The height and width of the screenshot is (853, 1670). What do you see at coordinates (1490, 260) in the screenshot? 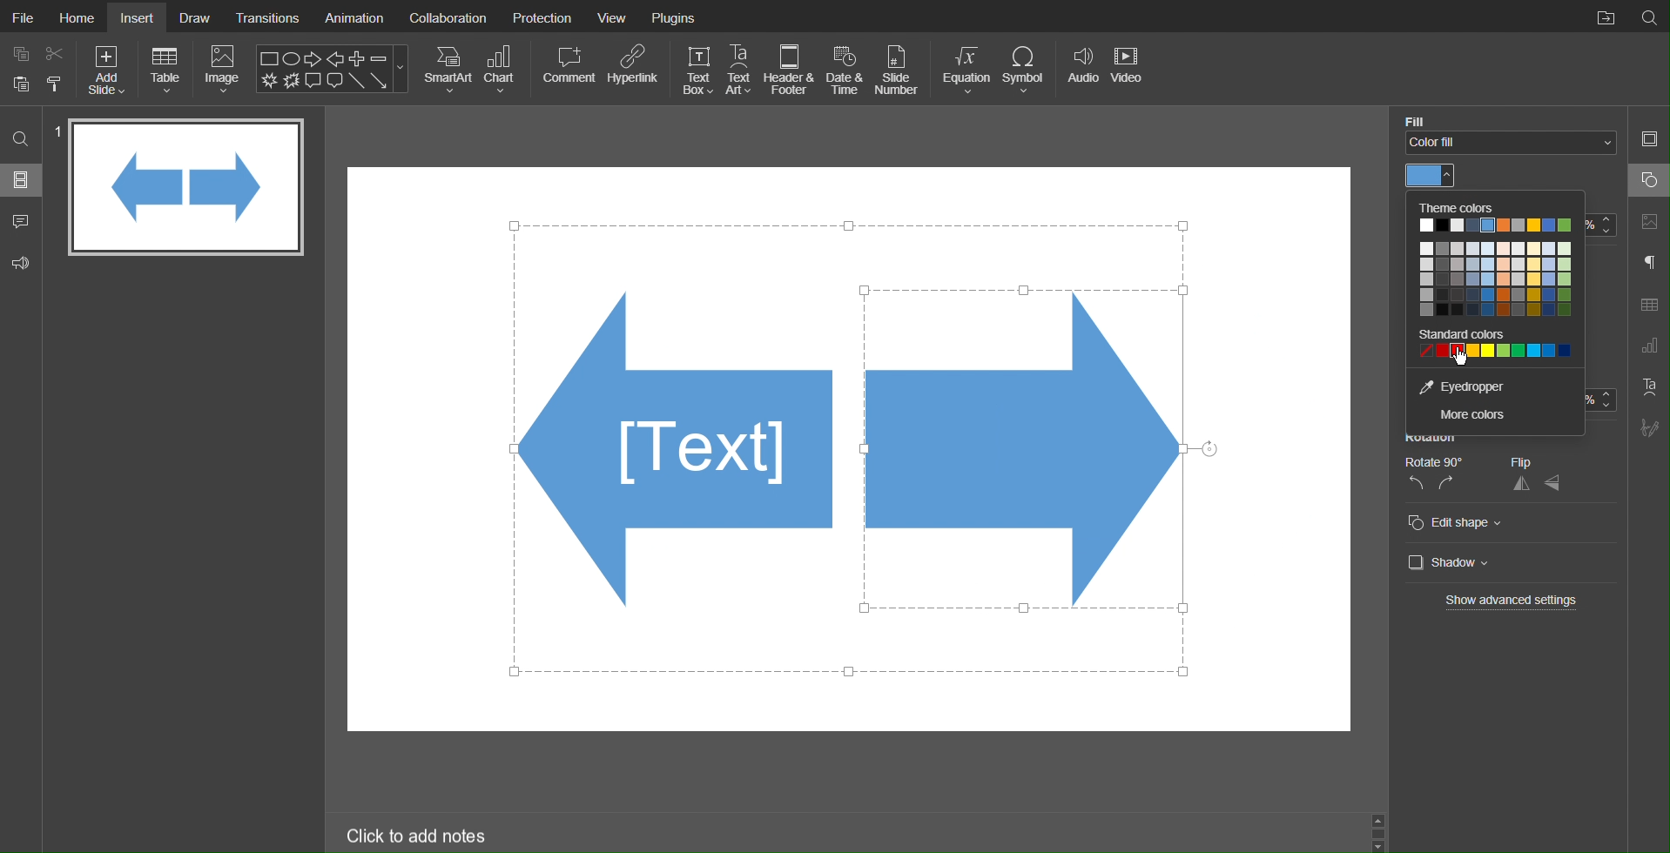
I see `Theme Colors` at bounding box center [1490, 260].